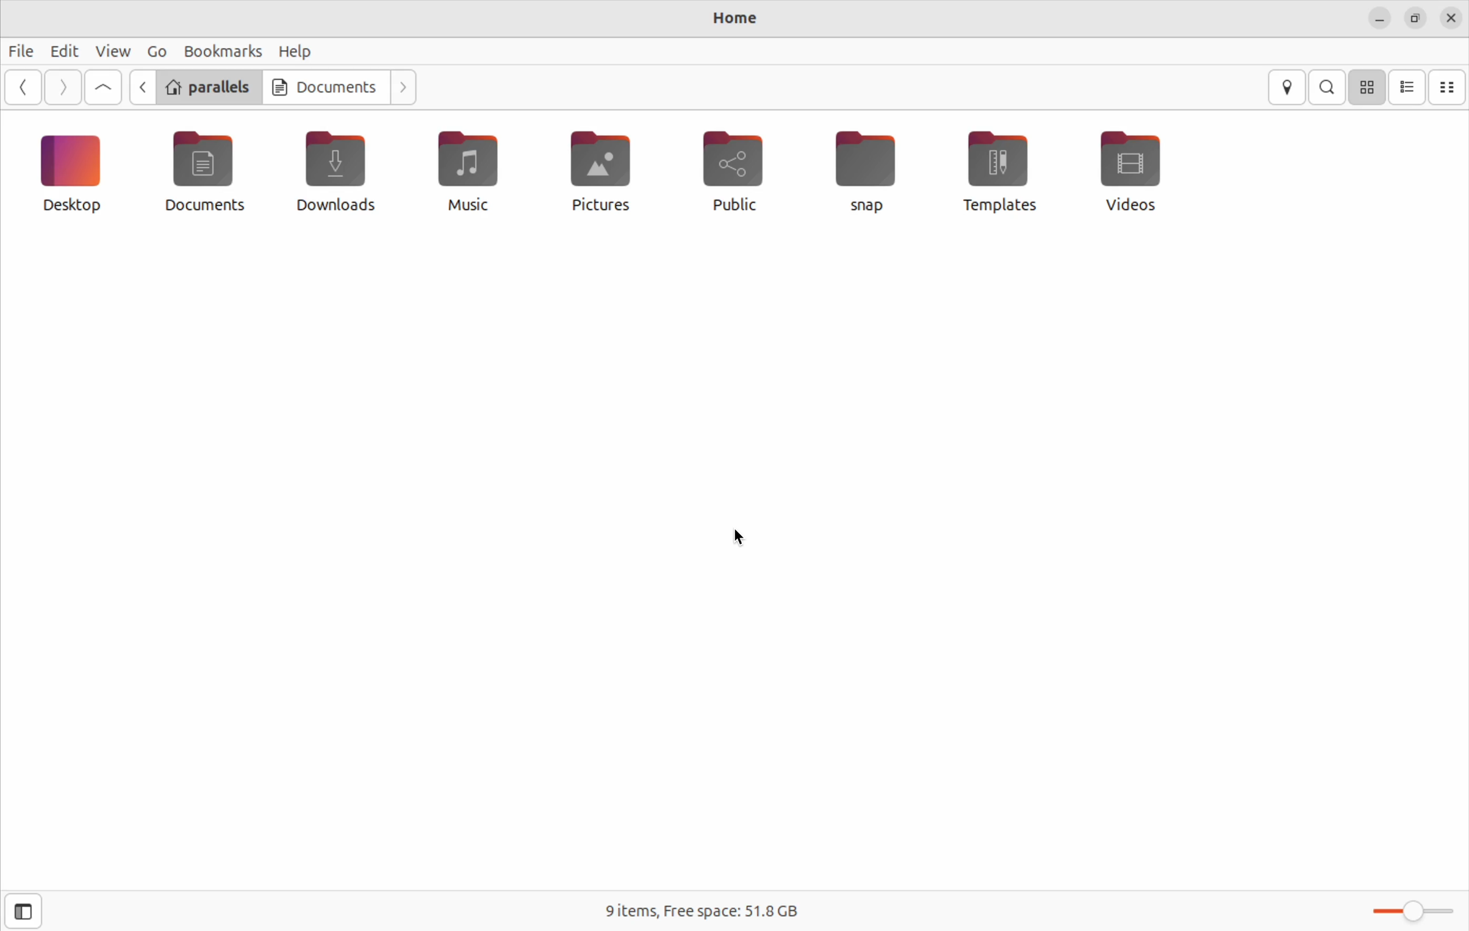  Describe the element at coordinates (25, 52) in the screenshot. I see `file` at that location.